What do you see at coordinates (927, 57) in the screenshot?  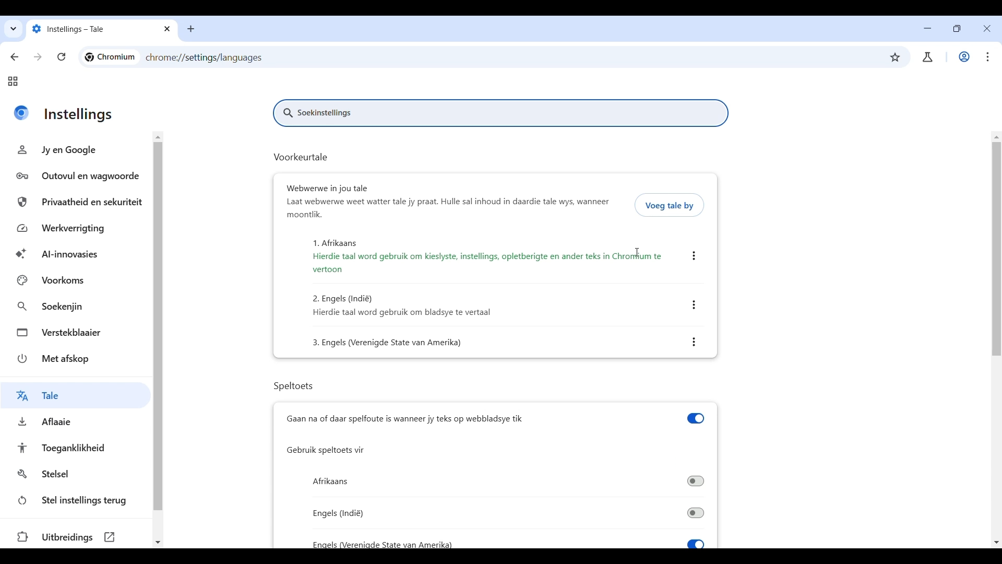 I see `account/user profile` at bounding box center [927, 57].